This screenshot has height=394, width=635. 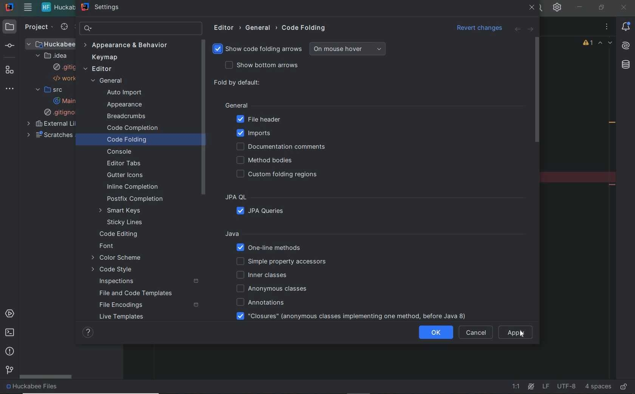 What do you see at coordinates (263, 275) in the screenshot?
I see `inner classes` at bounding box center [263, 275].